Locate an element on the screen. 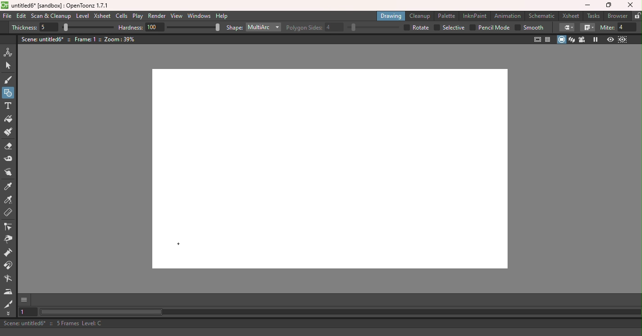  Thickness bar is located at coordinates (87, 27).